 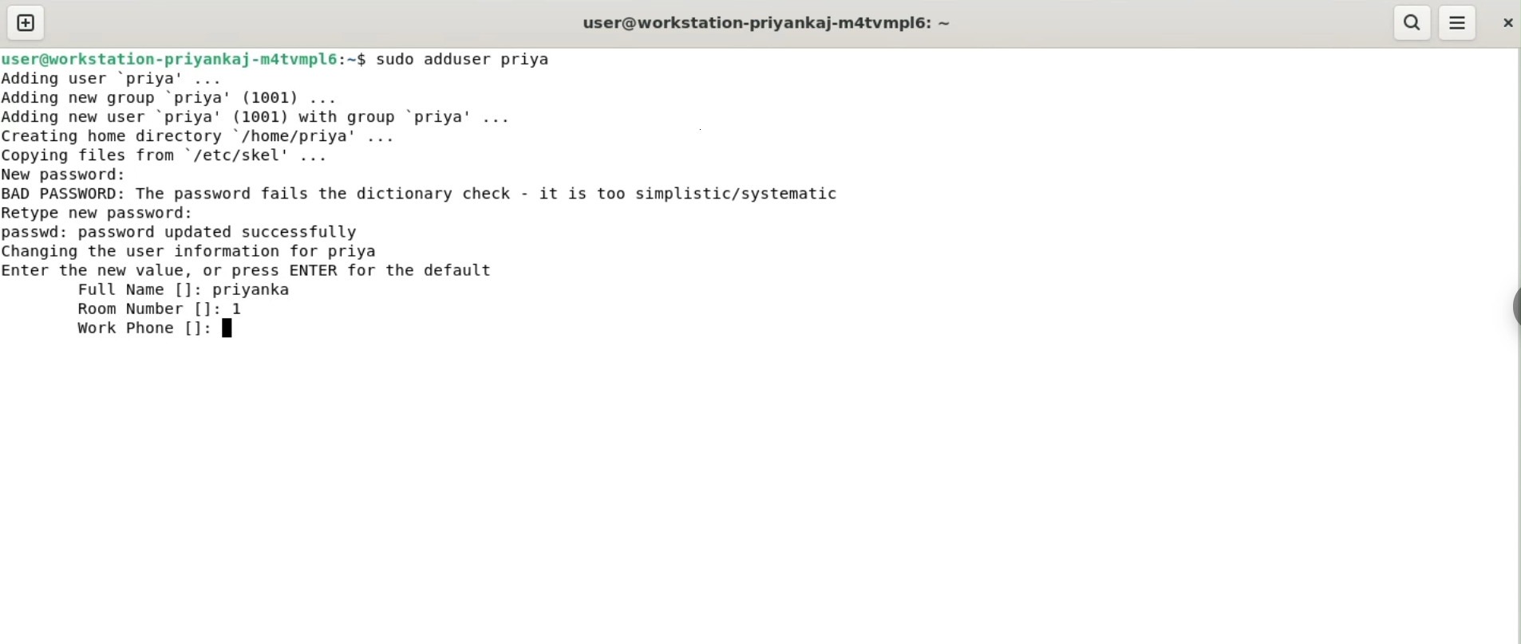 I want to click on user@workstation-priyankaj-m4tvmpl6:~, so click(x=764, y=22).